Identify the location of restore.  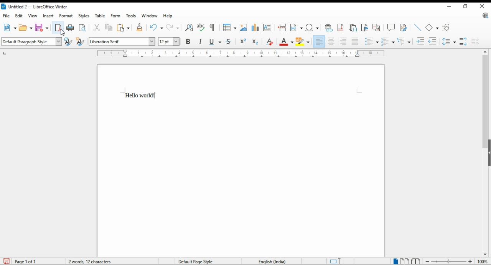
(465, 7).